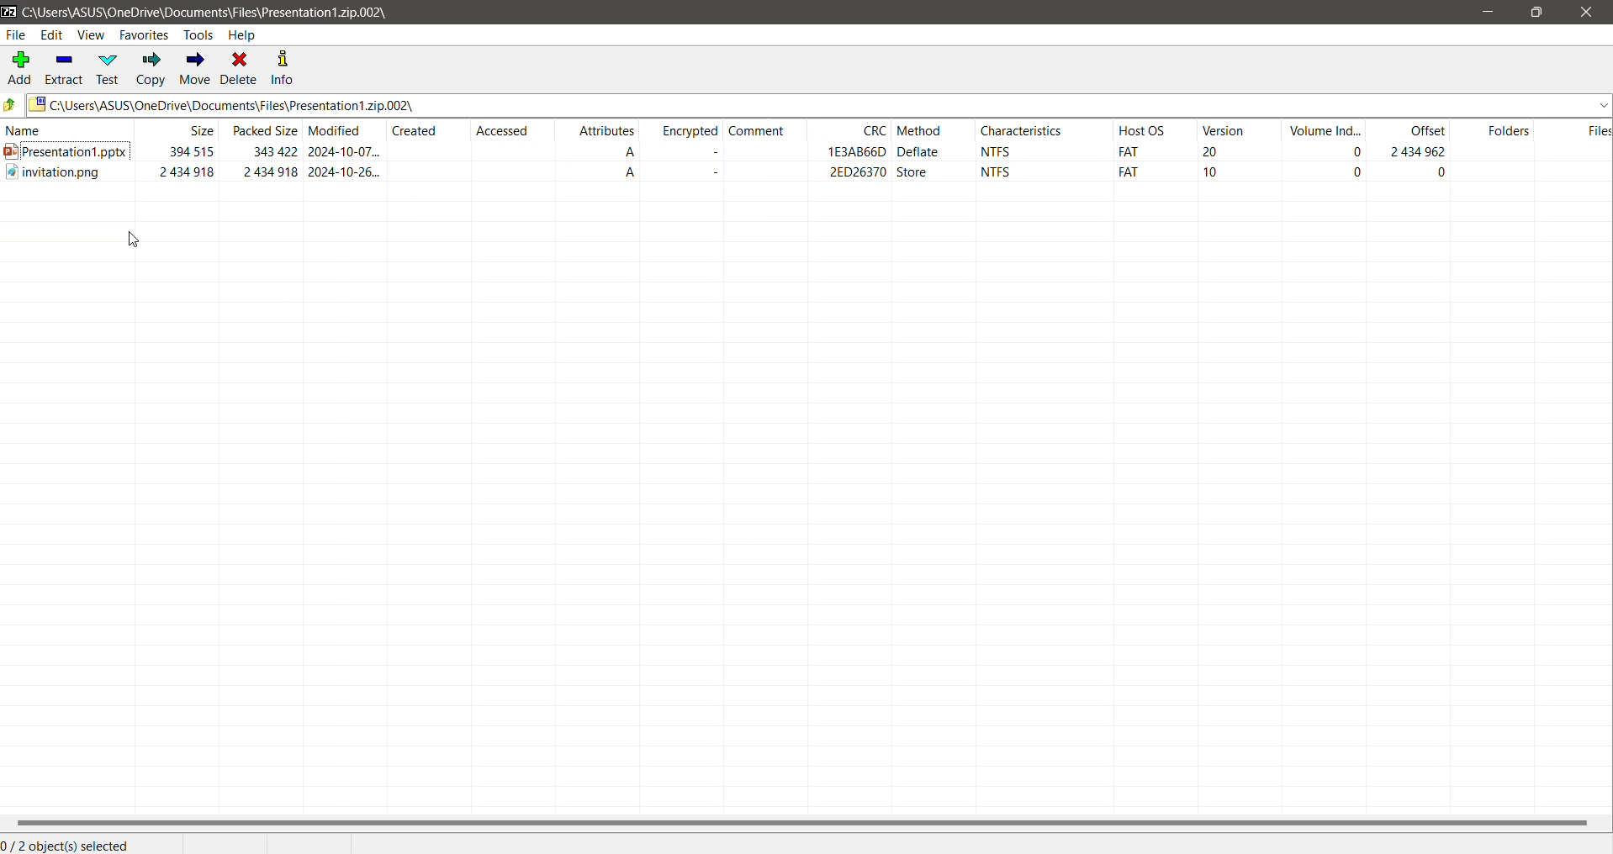 The height and width of the screenshot is (854, 1613). Describe the element at coordinates (53, 34) in the screenshot. I see `Edit` at that location.